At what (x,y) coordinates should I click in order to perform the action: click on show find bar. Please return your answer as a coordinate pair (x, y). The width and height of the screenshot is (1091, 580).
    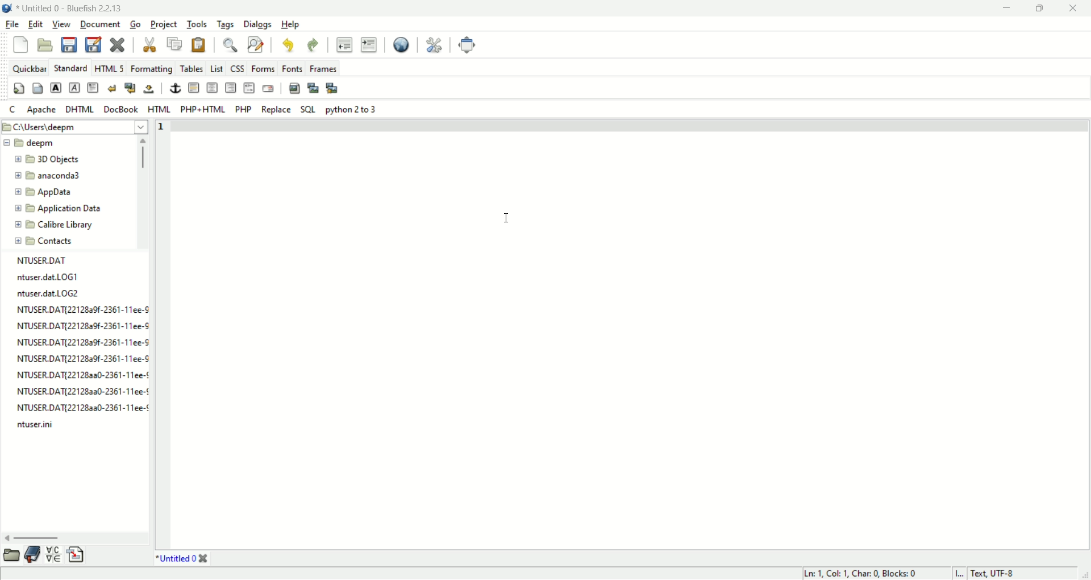
    Looking at the image, I should click on (231, 44).